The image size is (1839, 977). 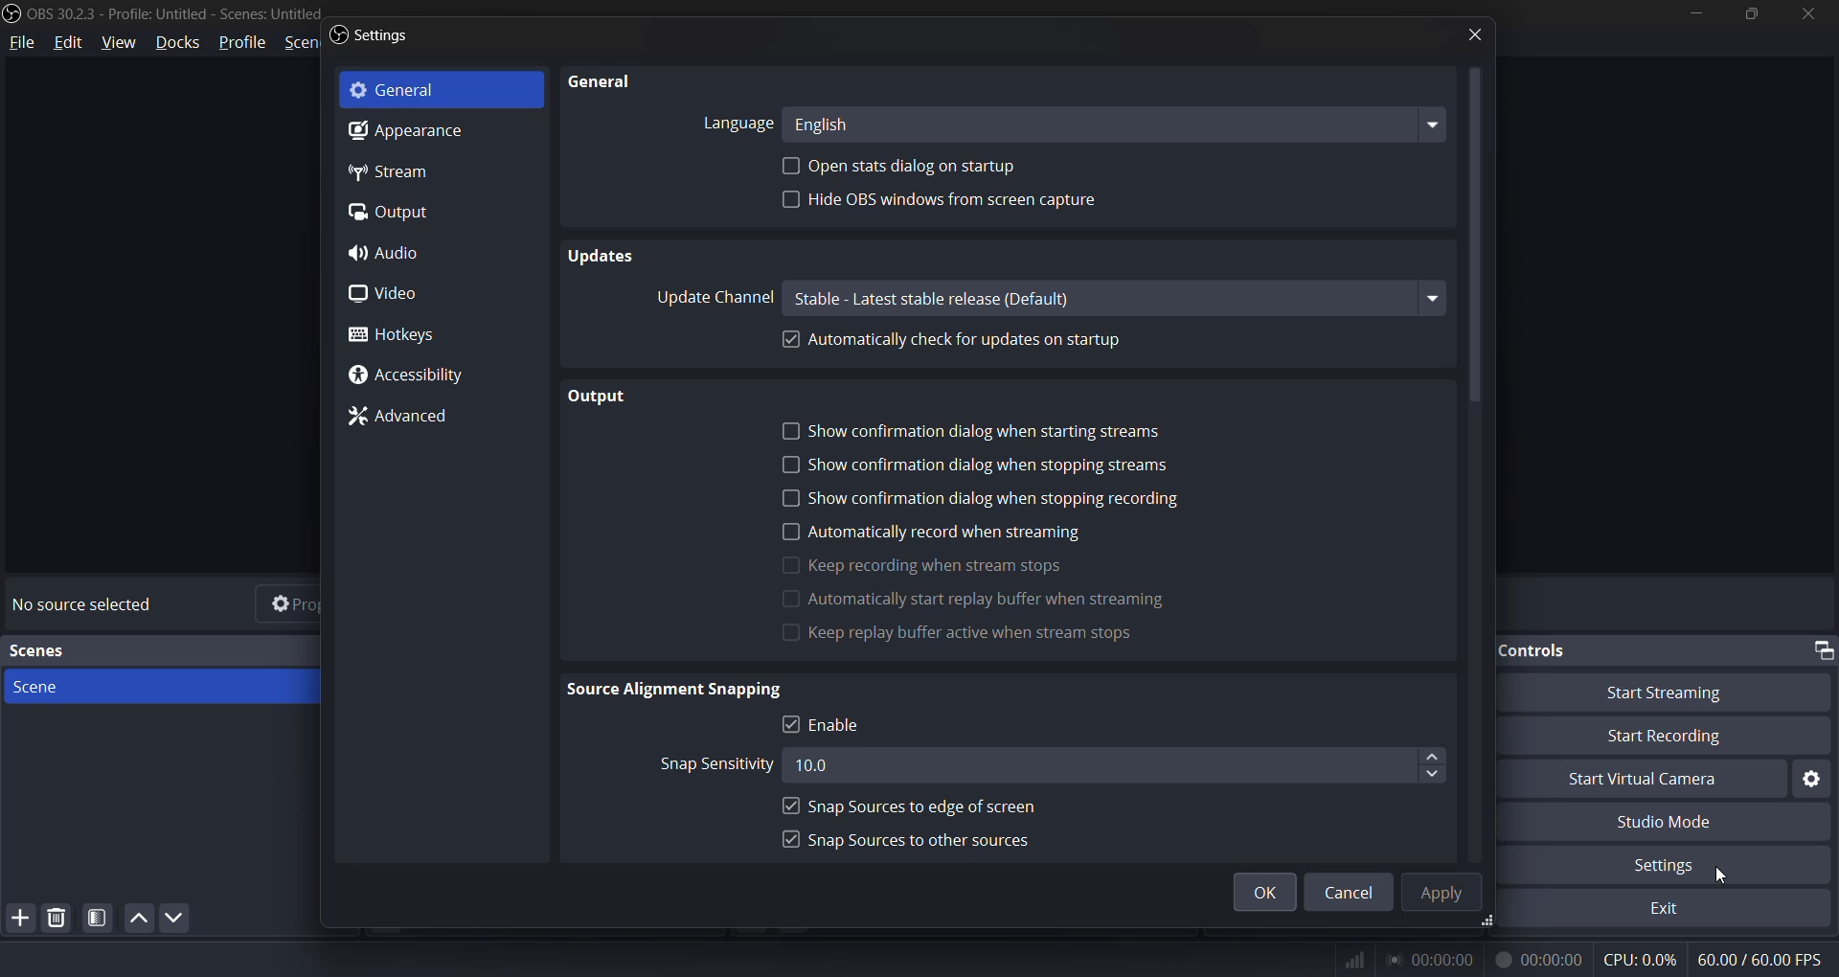 I want to click on Snap Sensitivity, so click(x=715, y=766).